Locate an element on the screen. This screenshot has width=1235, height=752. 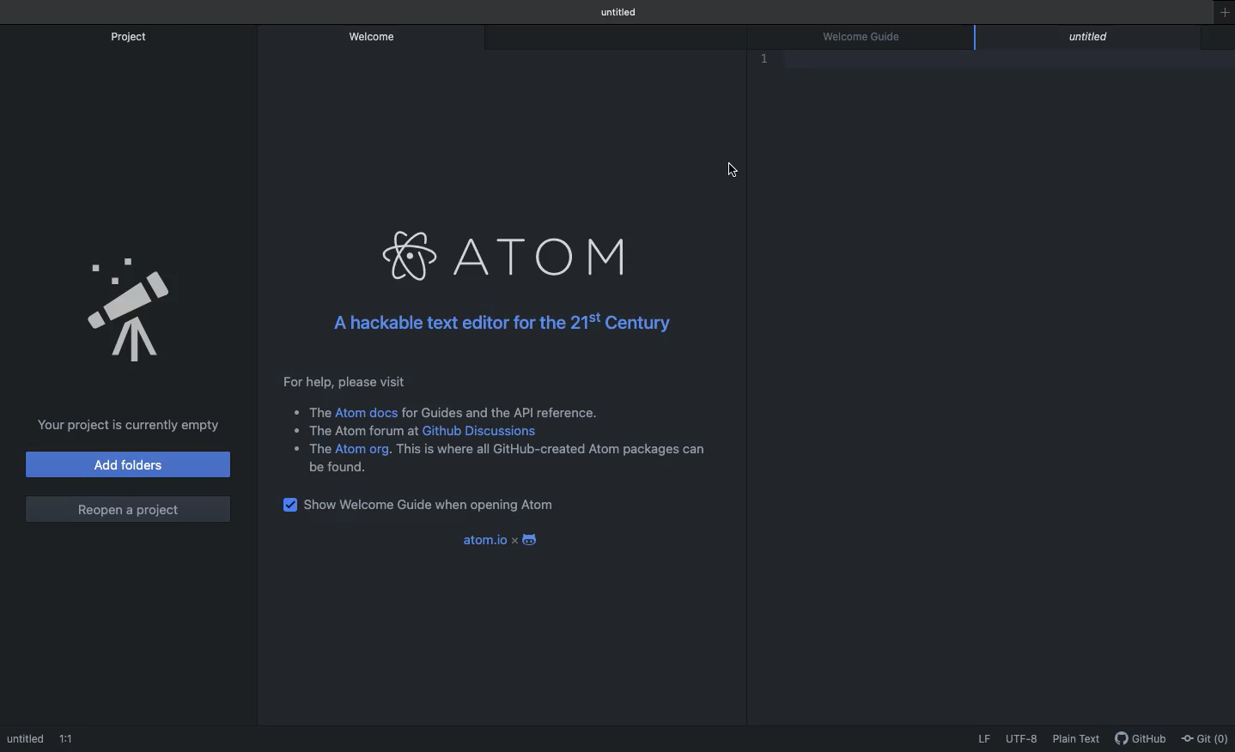
be found. is located at coordinates (335, 468).